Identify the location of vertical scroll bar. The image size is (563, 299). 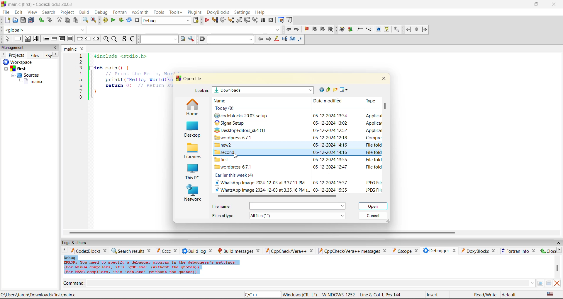
(557, 268).